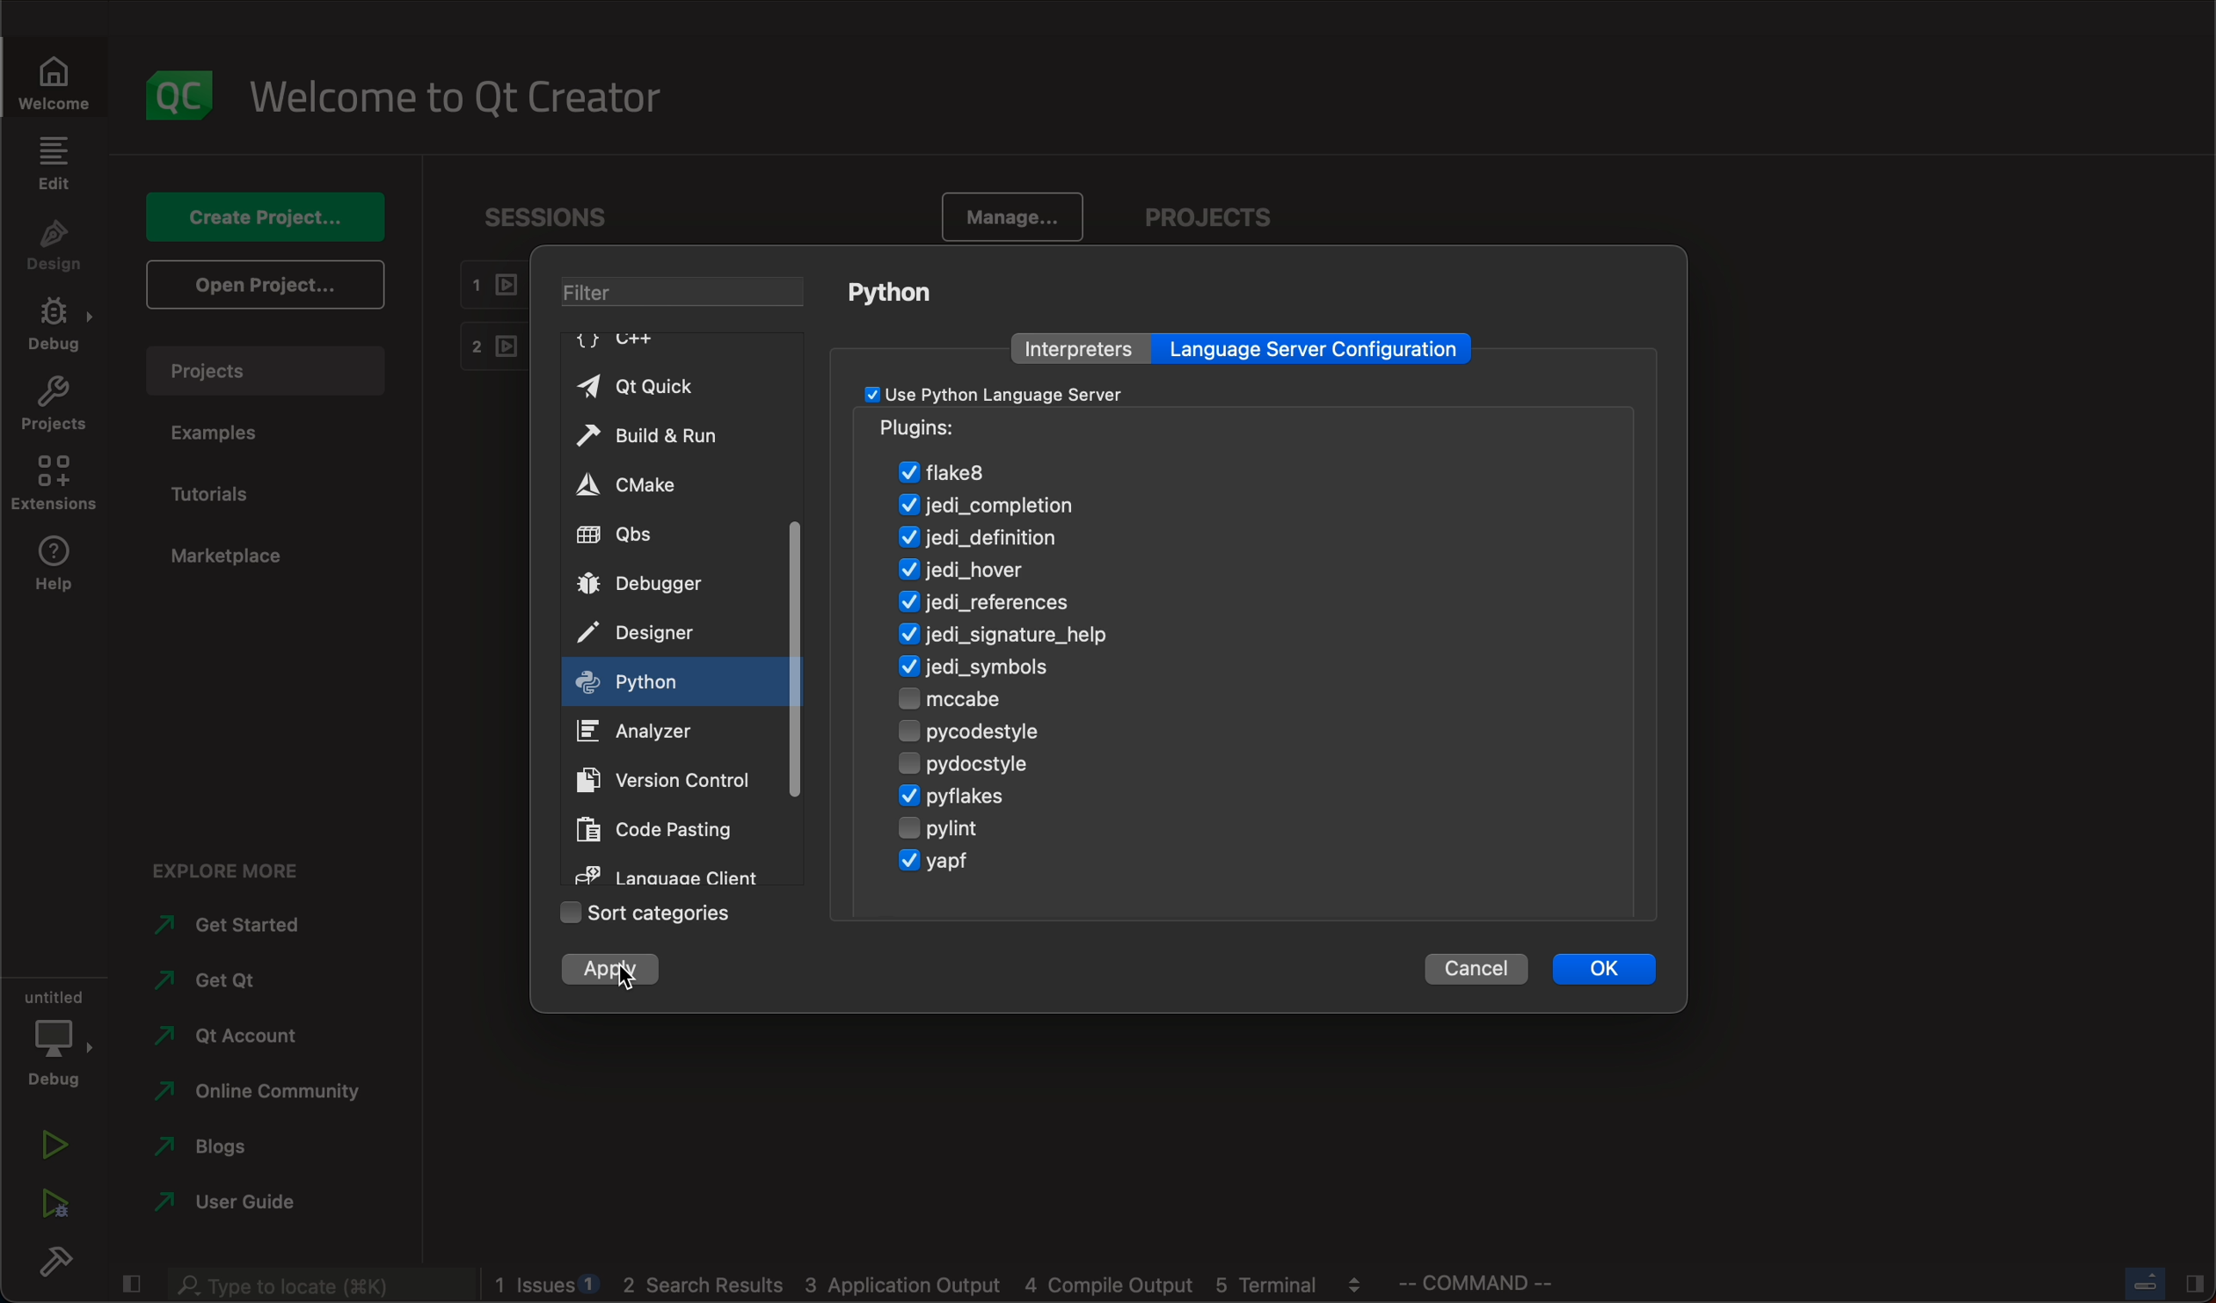 This screenshot has height=1303, width=2216. Describe the element at coordinates (216, 496) in the screenshot. I see `tutorials` at that location.